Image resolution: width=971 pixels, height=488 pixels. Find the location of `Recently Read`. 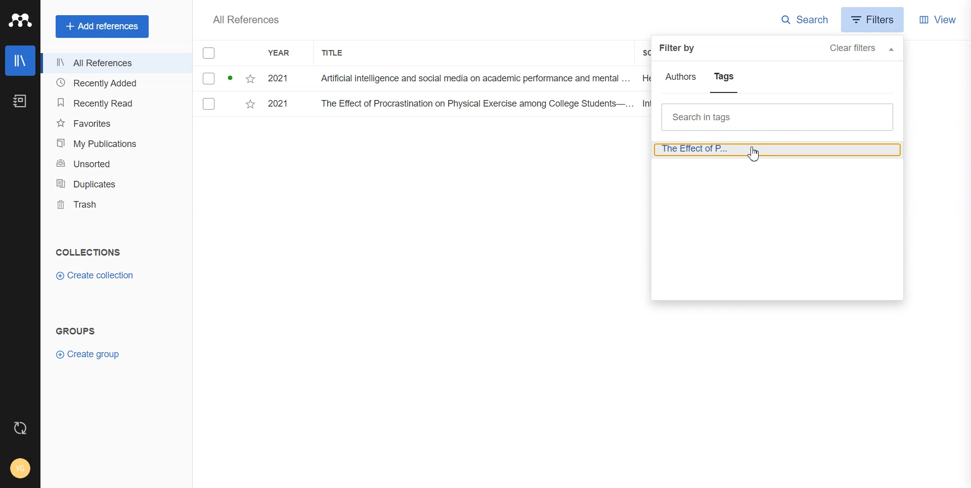

Recently Read is located at coordinates (109, 102).